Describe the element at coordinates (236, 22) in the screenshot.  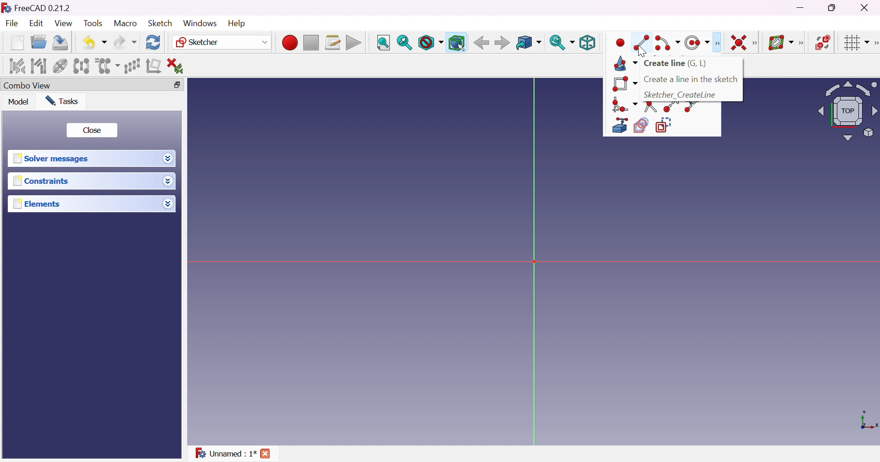
I see `Help` at that location.